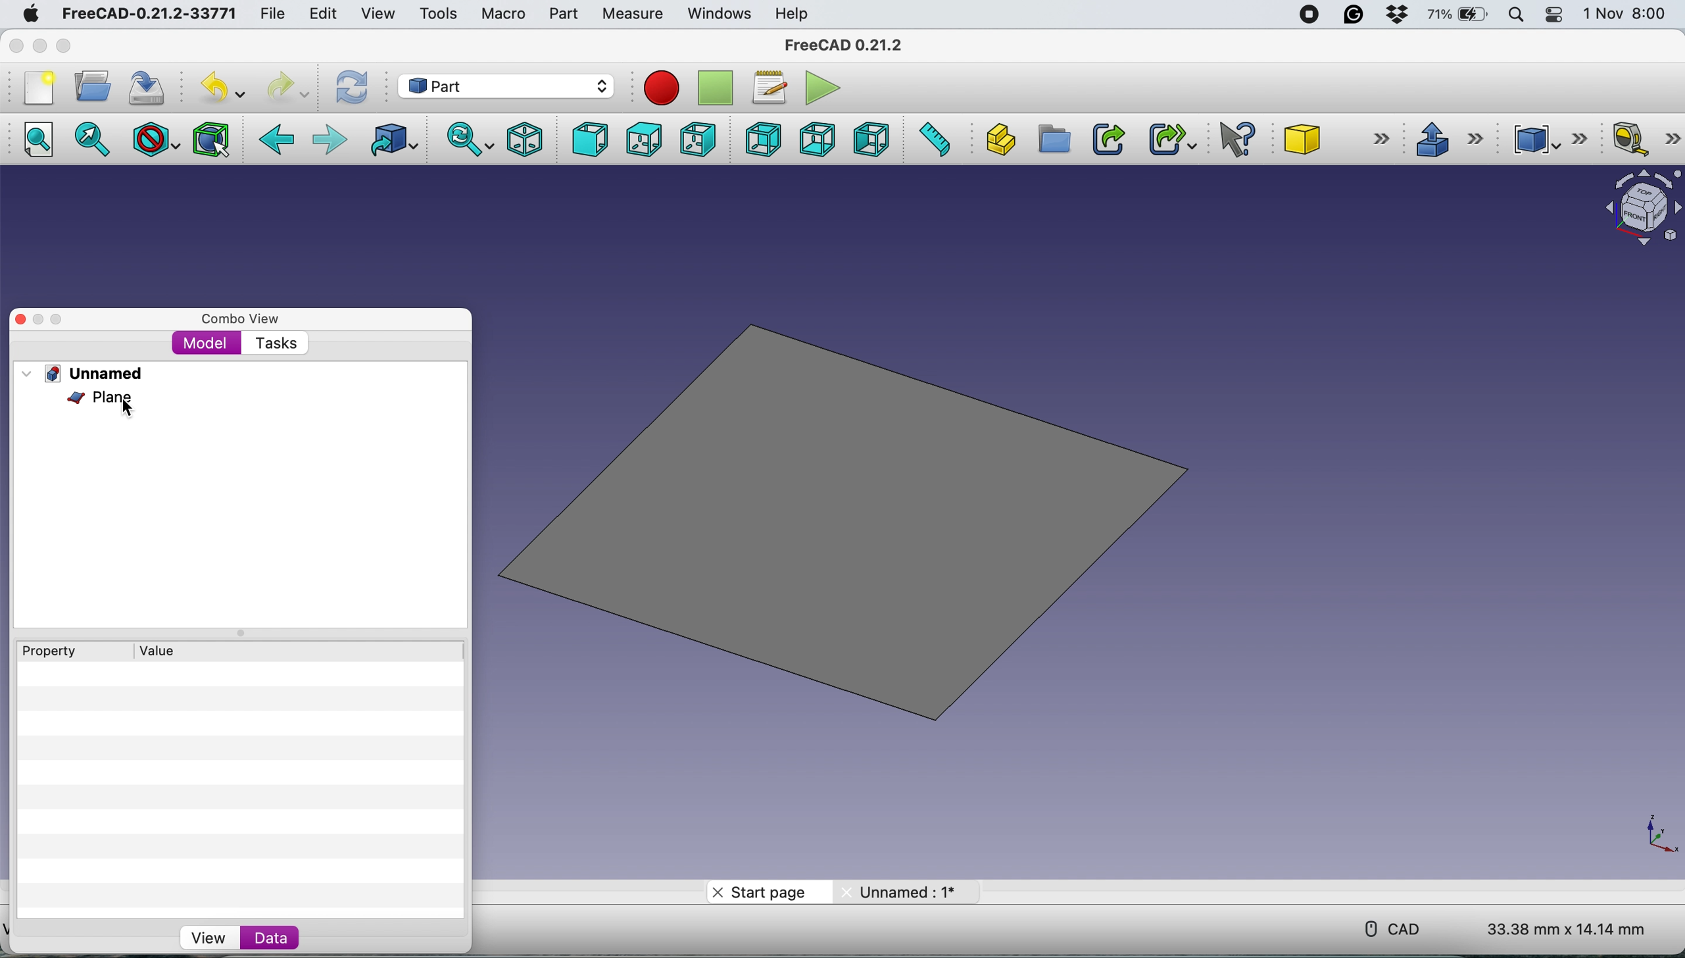 The image size is (1685, 958). I want to click on cube, so click(1336, 141).